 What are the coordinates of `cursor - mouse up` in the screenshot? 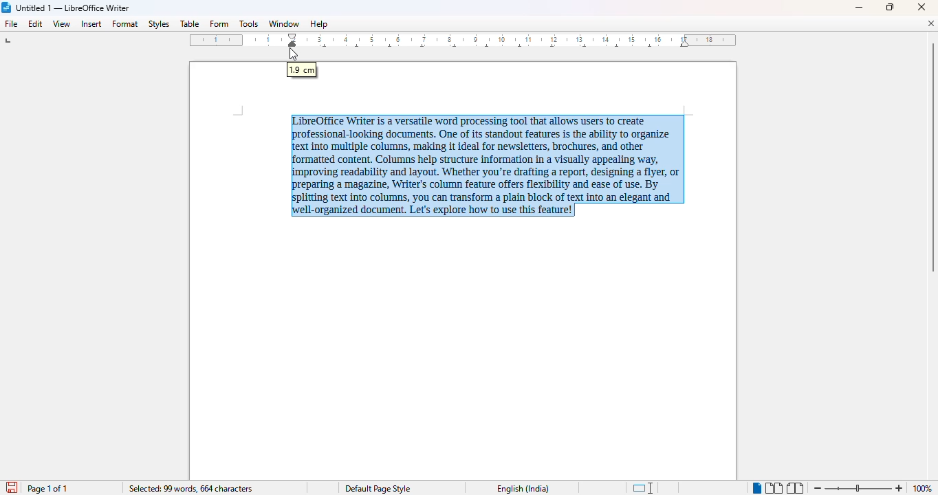 It's located at (294, 54).